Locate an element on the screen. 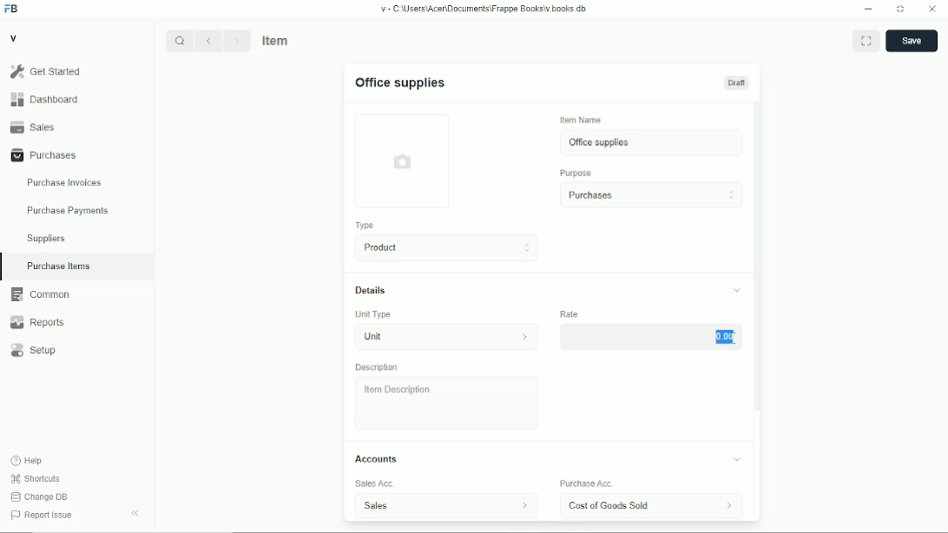 The height and width of the screenshot is (533, 948). v is located at coordinates (15, 37).